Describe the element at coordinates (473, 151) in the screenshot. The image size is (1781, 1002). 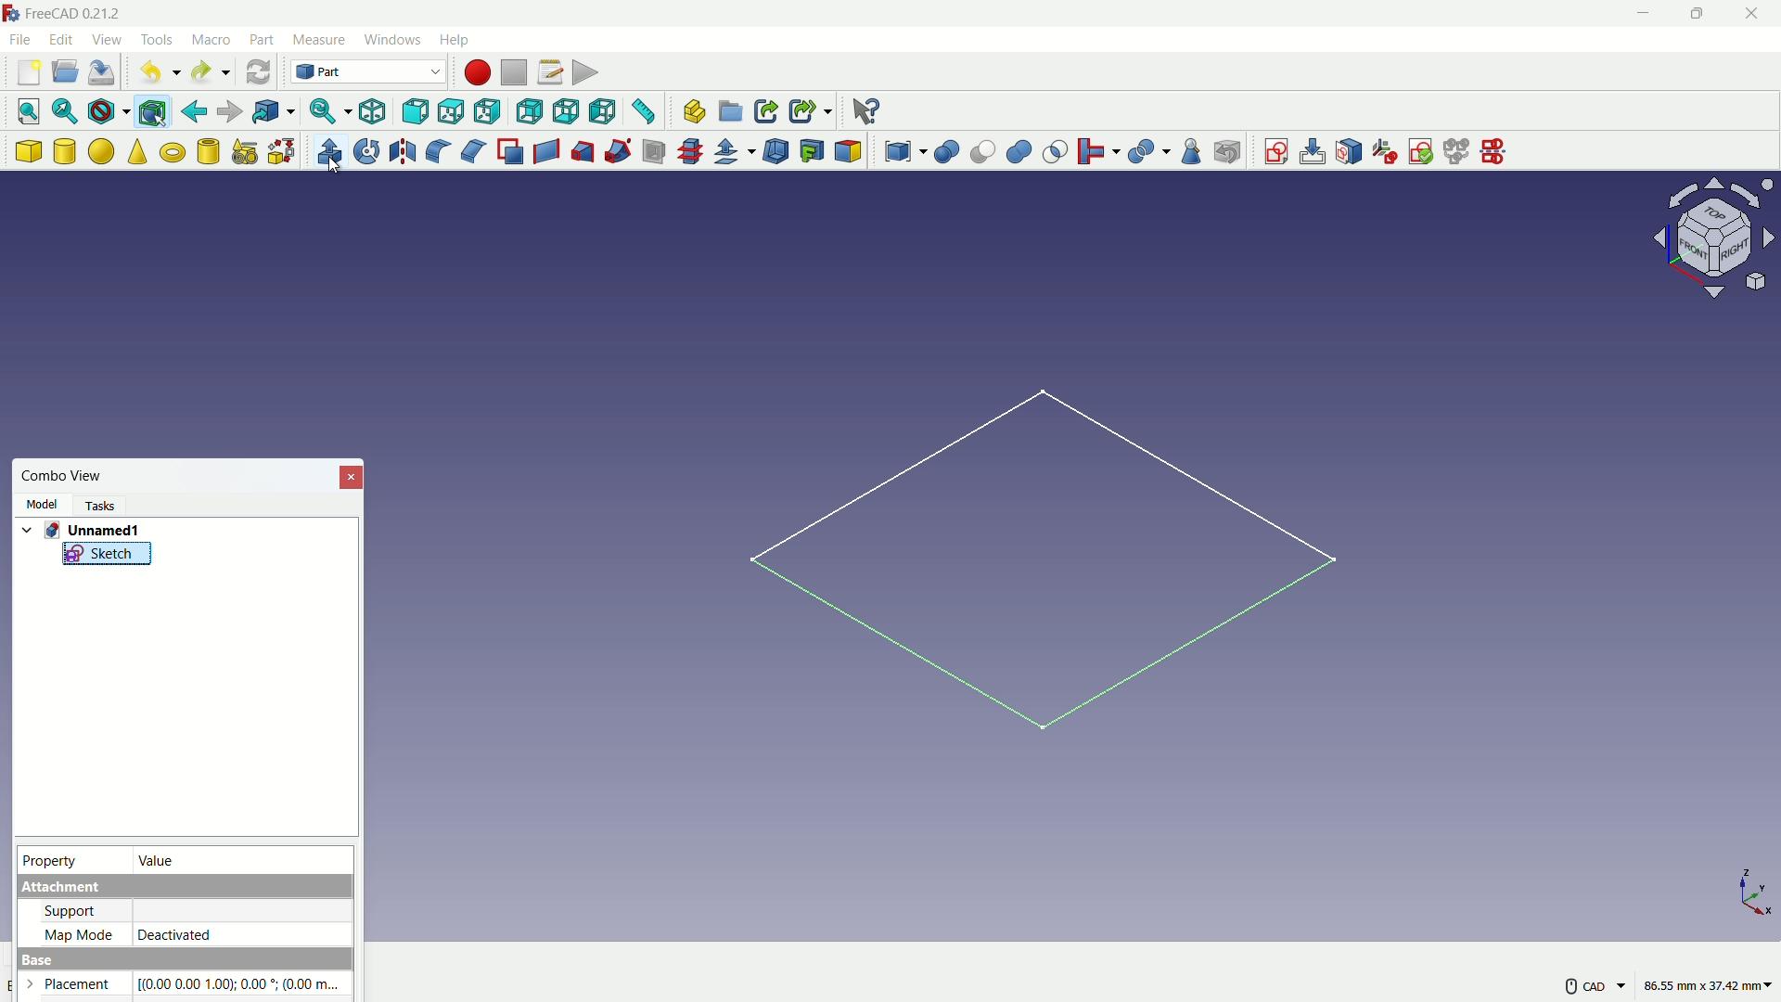
I see `chamfer` at that location.